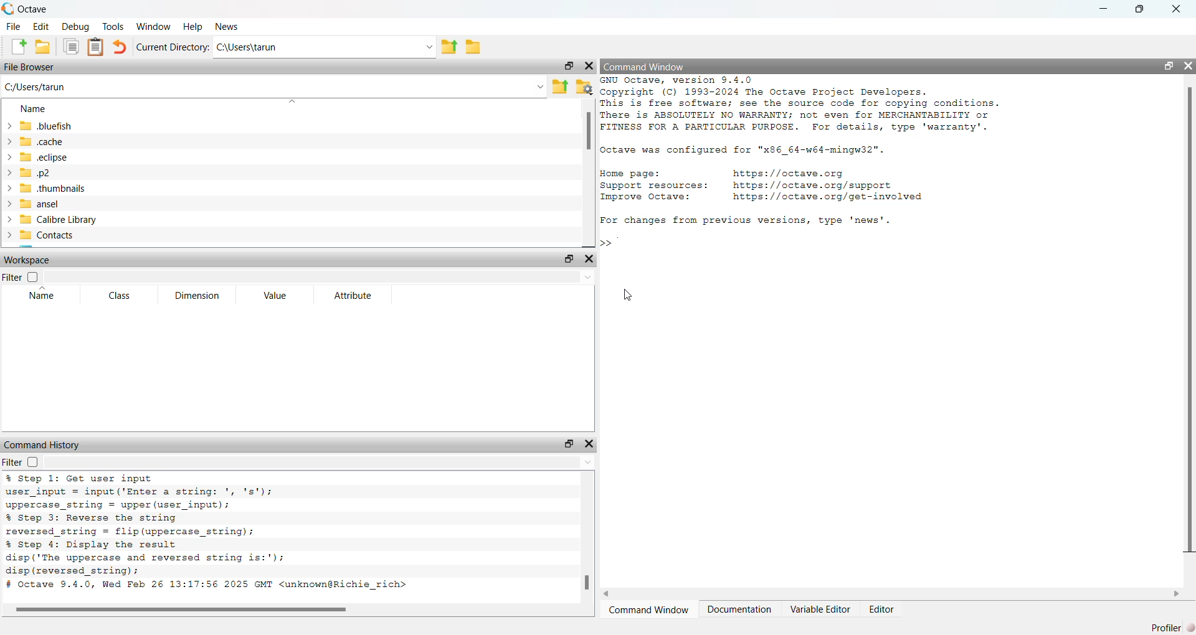  I want to click on octave version and date, so click(237, 586).